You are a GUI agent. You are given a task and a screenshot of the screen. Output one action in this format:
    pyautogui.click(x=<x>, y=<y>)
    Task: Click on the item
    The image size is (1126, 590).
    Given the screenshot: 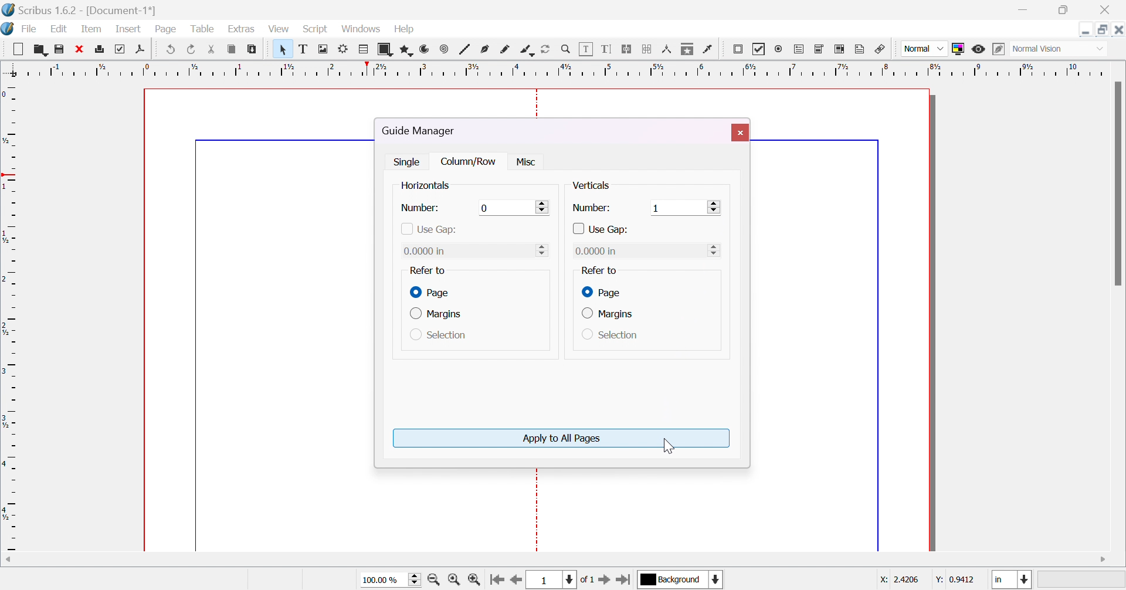 What is the action you would take?
    pyautogui.click(x=92, y=28)
    